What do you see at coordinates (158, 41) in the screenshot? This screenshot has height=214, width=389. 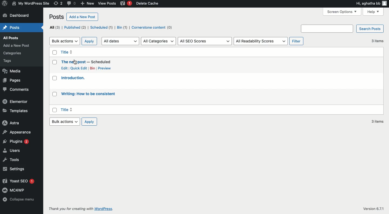 I see `All categories` at bounding box center [158, 41].